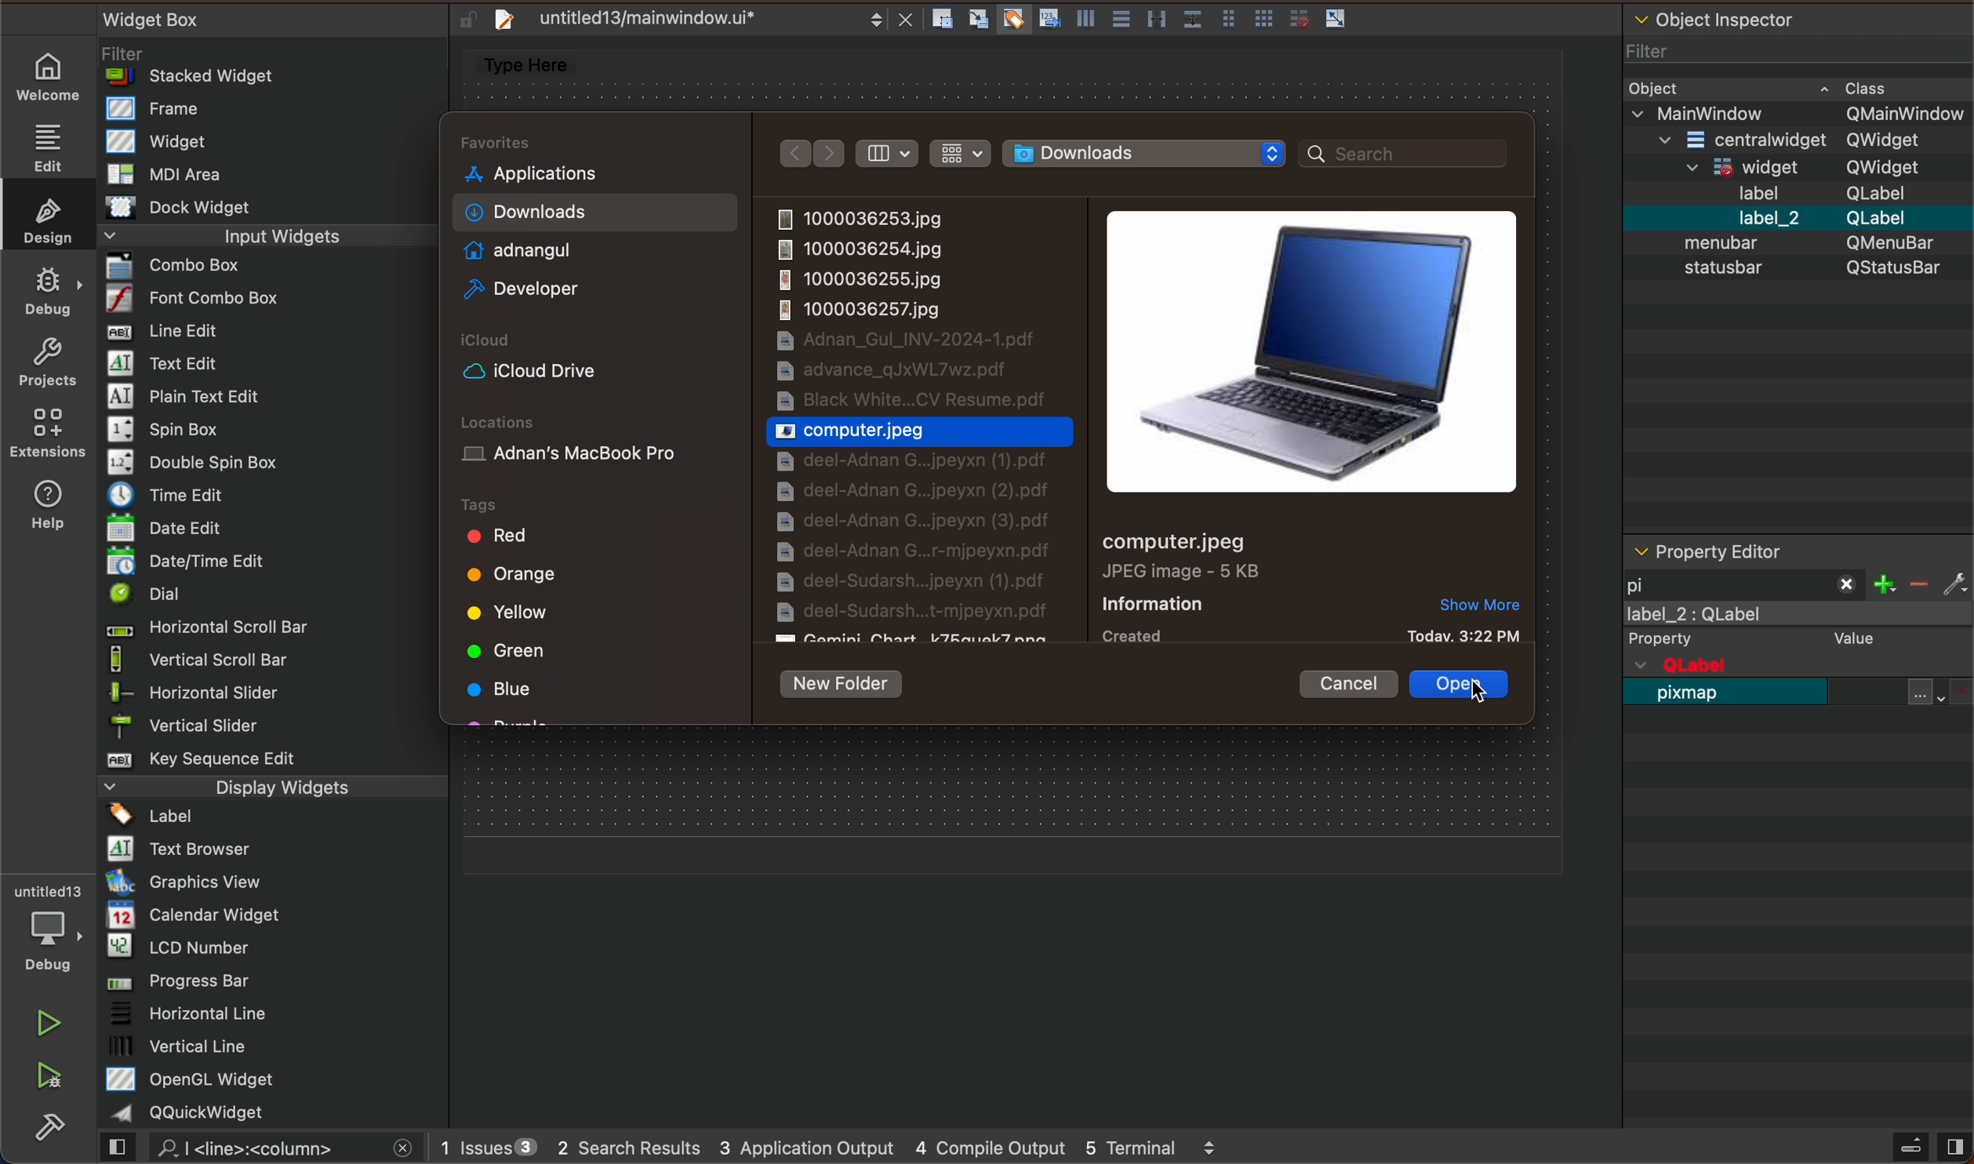  I want to click on label, so click(1801, 629).